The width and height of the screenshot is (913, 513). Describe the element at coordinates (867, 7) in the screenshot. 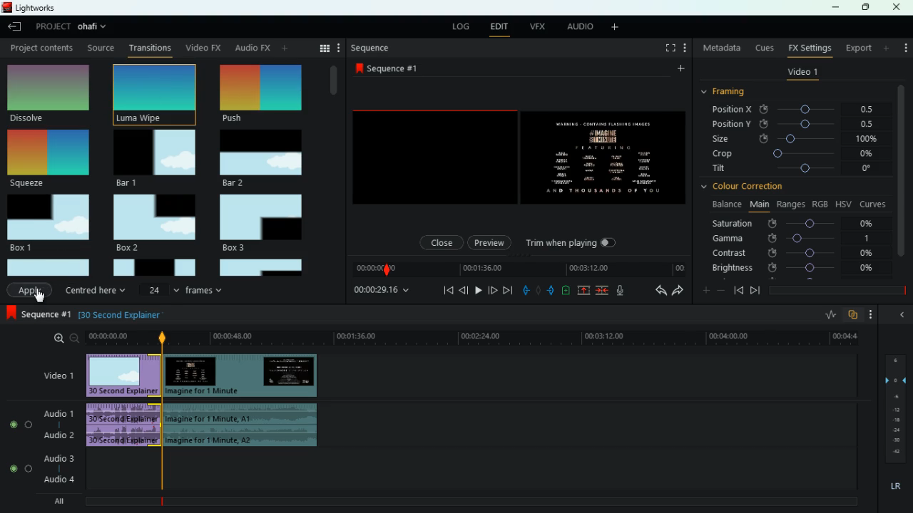

I see `maximize` at that location.